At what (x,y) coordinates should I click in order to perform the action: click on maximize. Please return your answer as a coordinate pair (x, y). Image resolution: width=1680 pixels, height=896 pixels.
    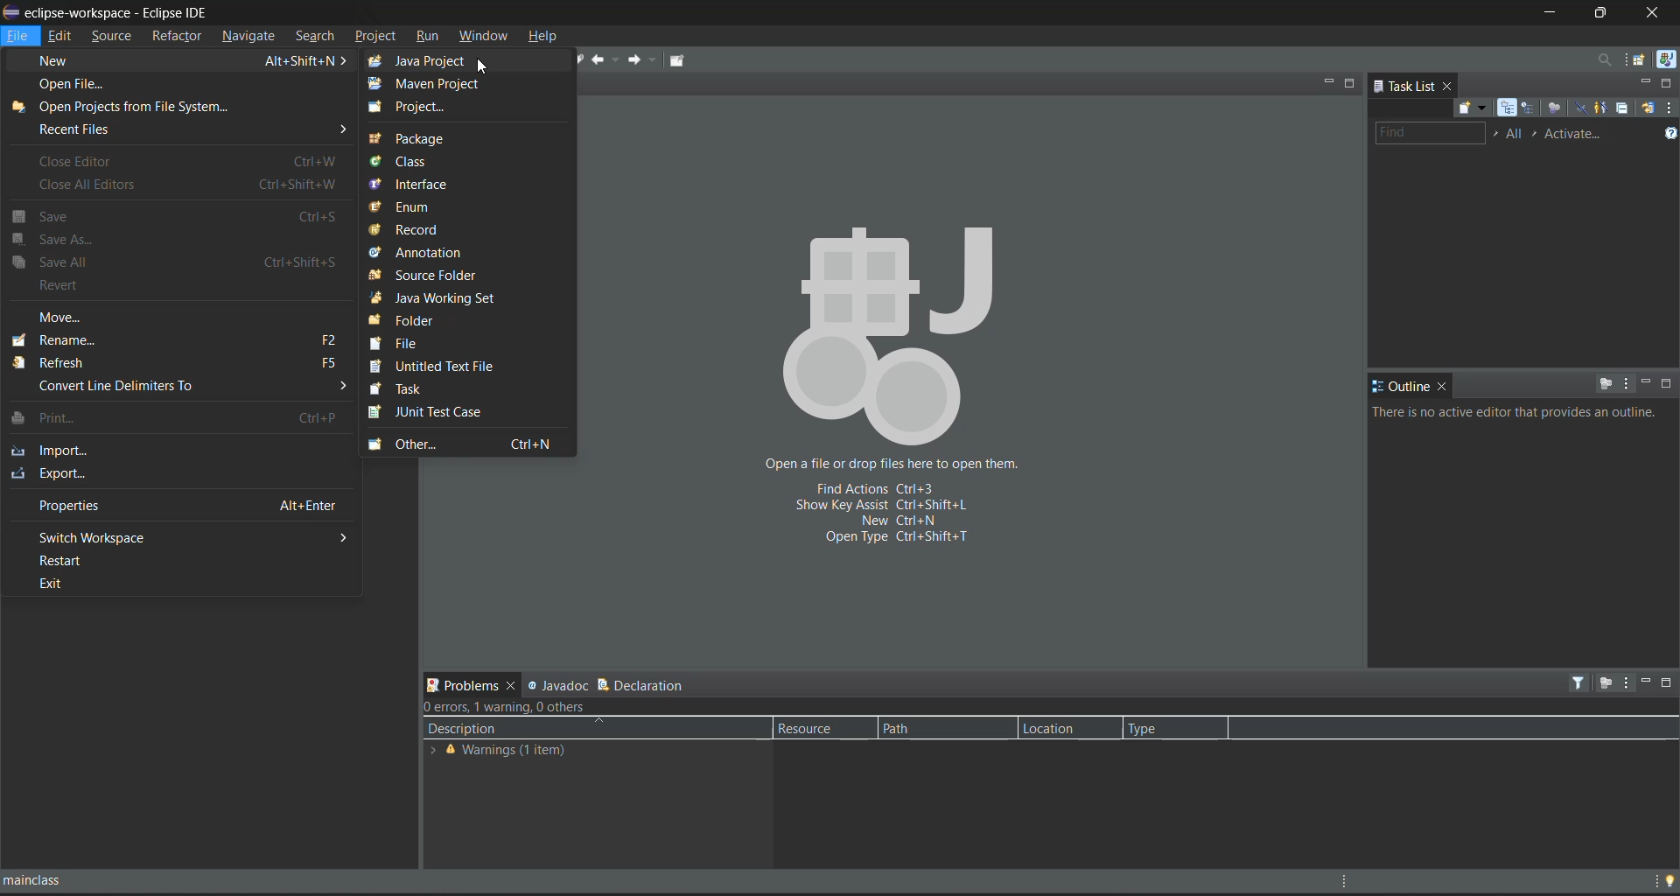
    Looking at the image, I should click on (1351, 81).